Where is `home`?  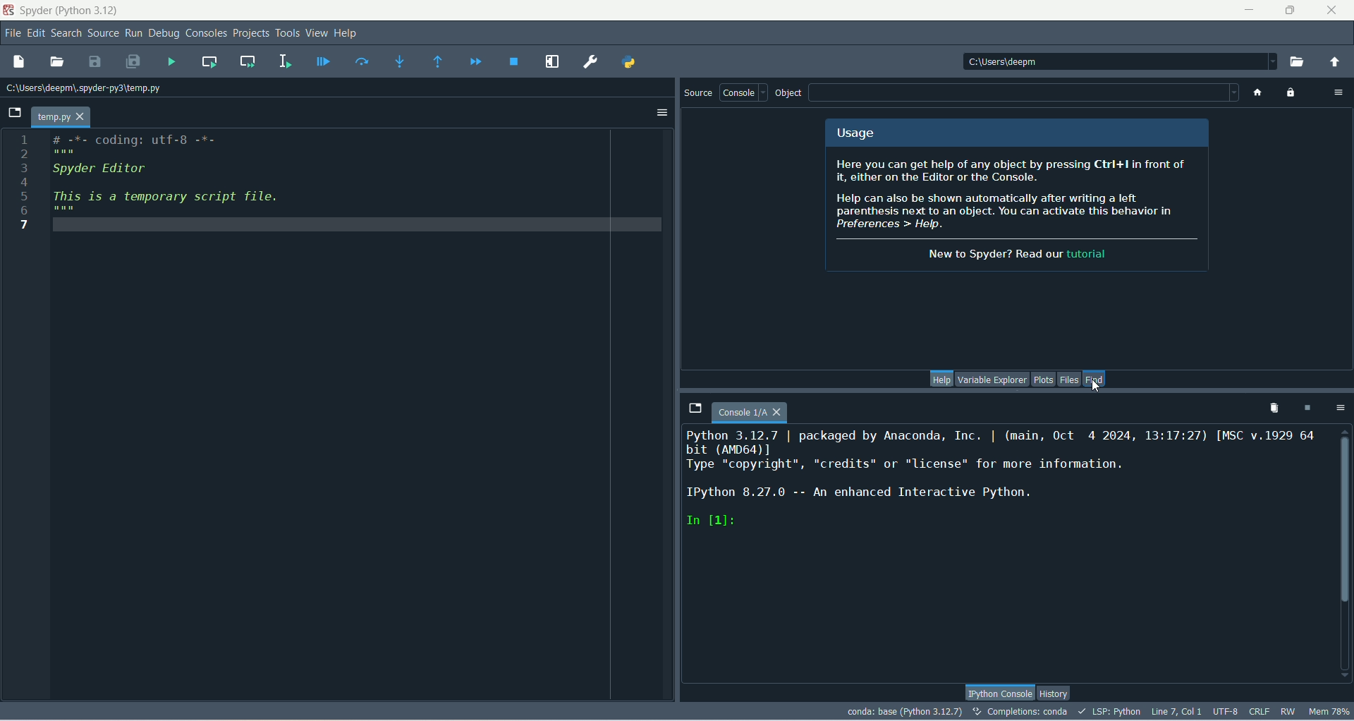
home is located at coordinates (1255, 92).